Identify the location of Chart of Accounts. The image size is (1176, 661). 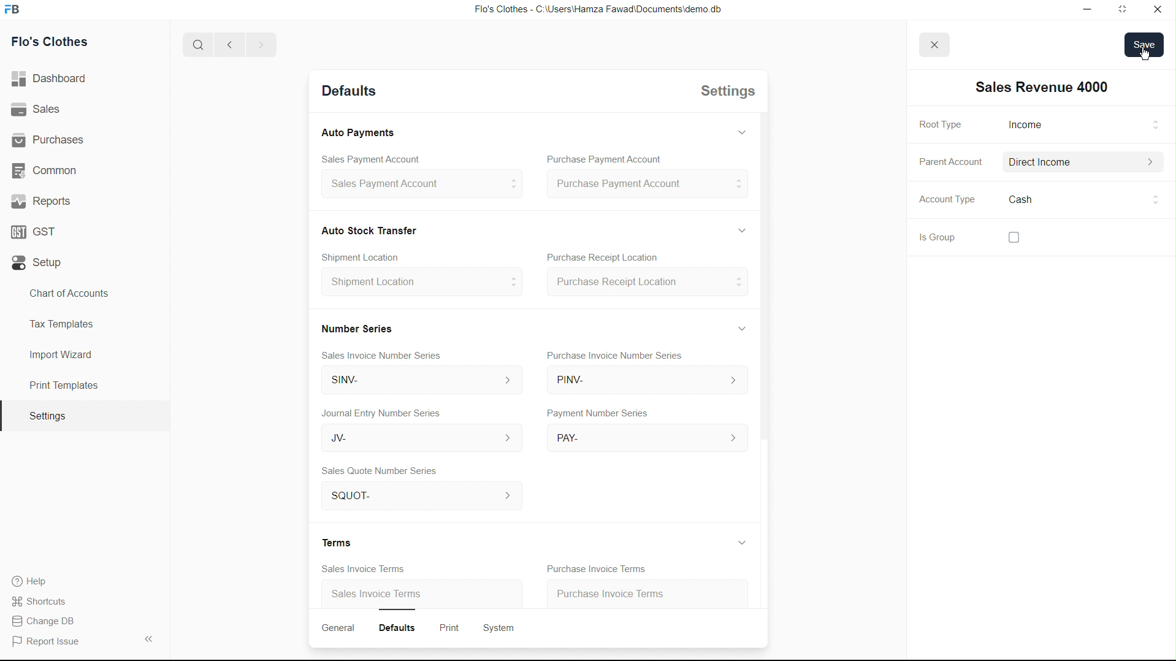
(66, 293).